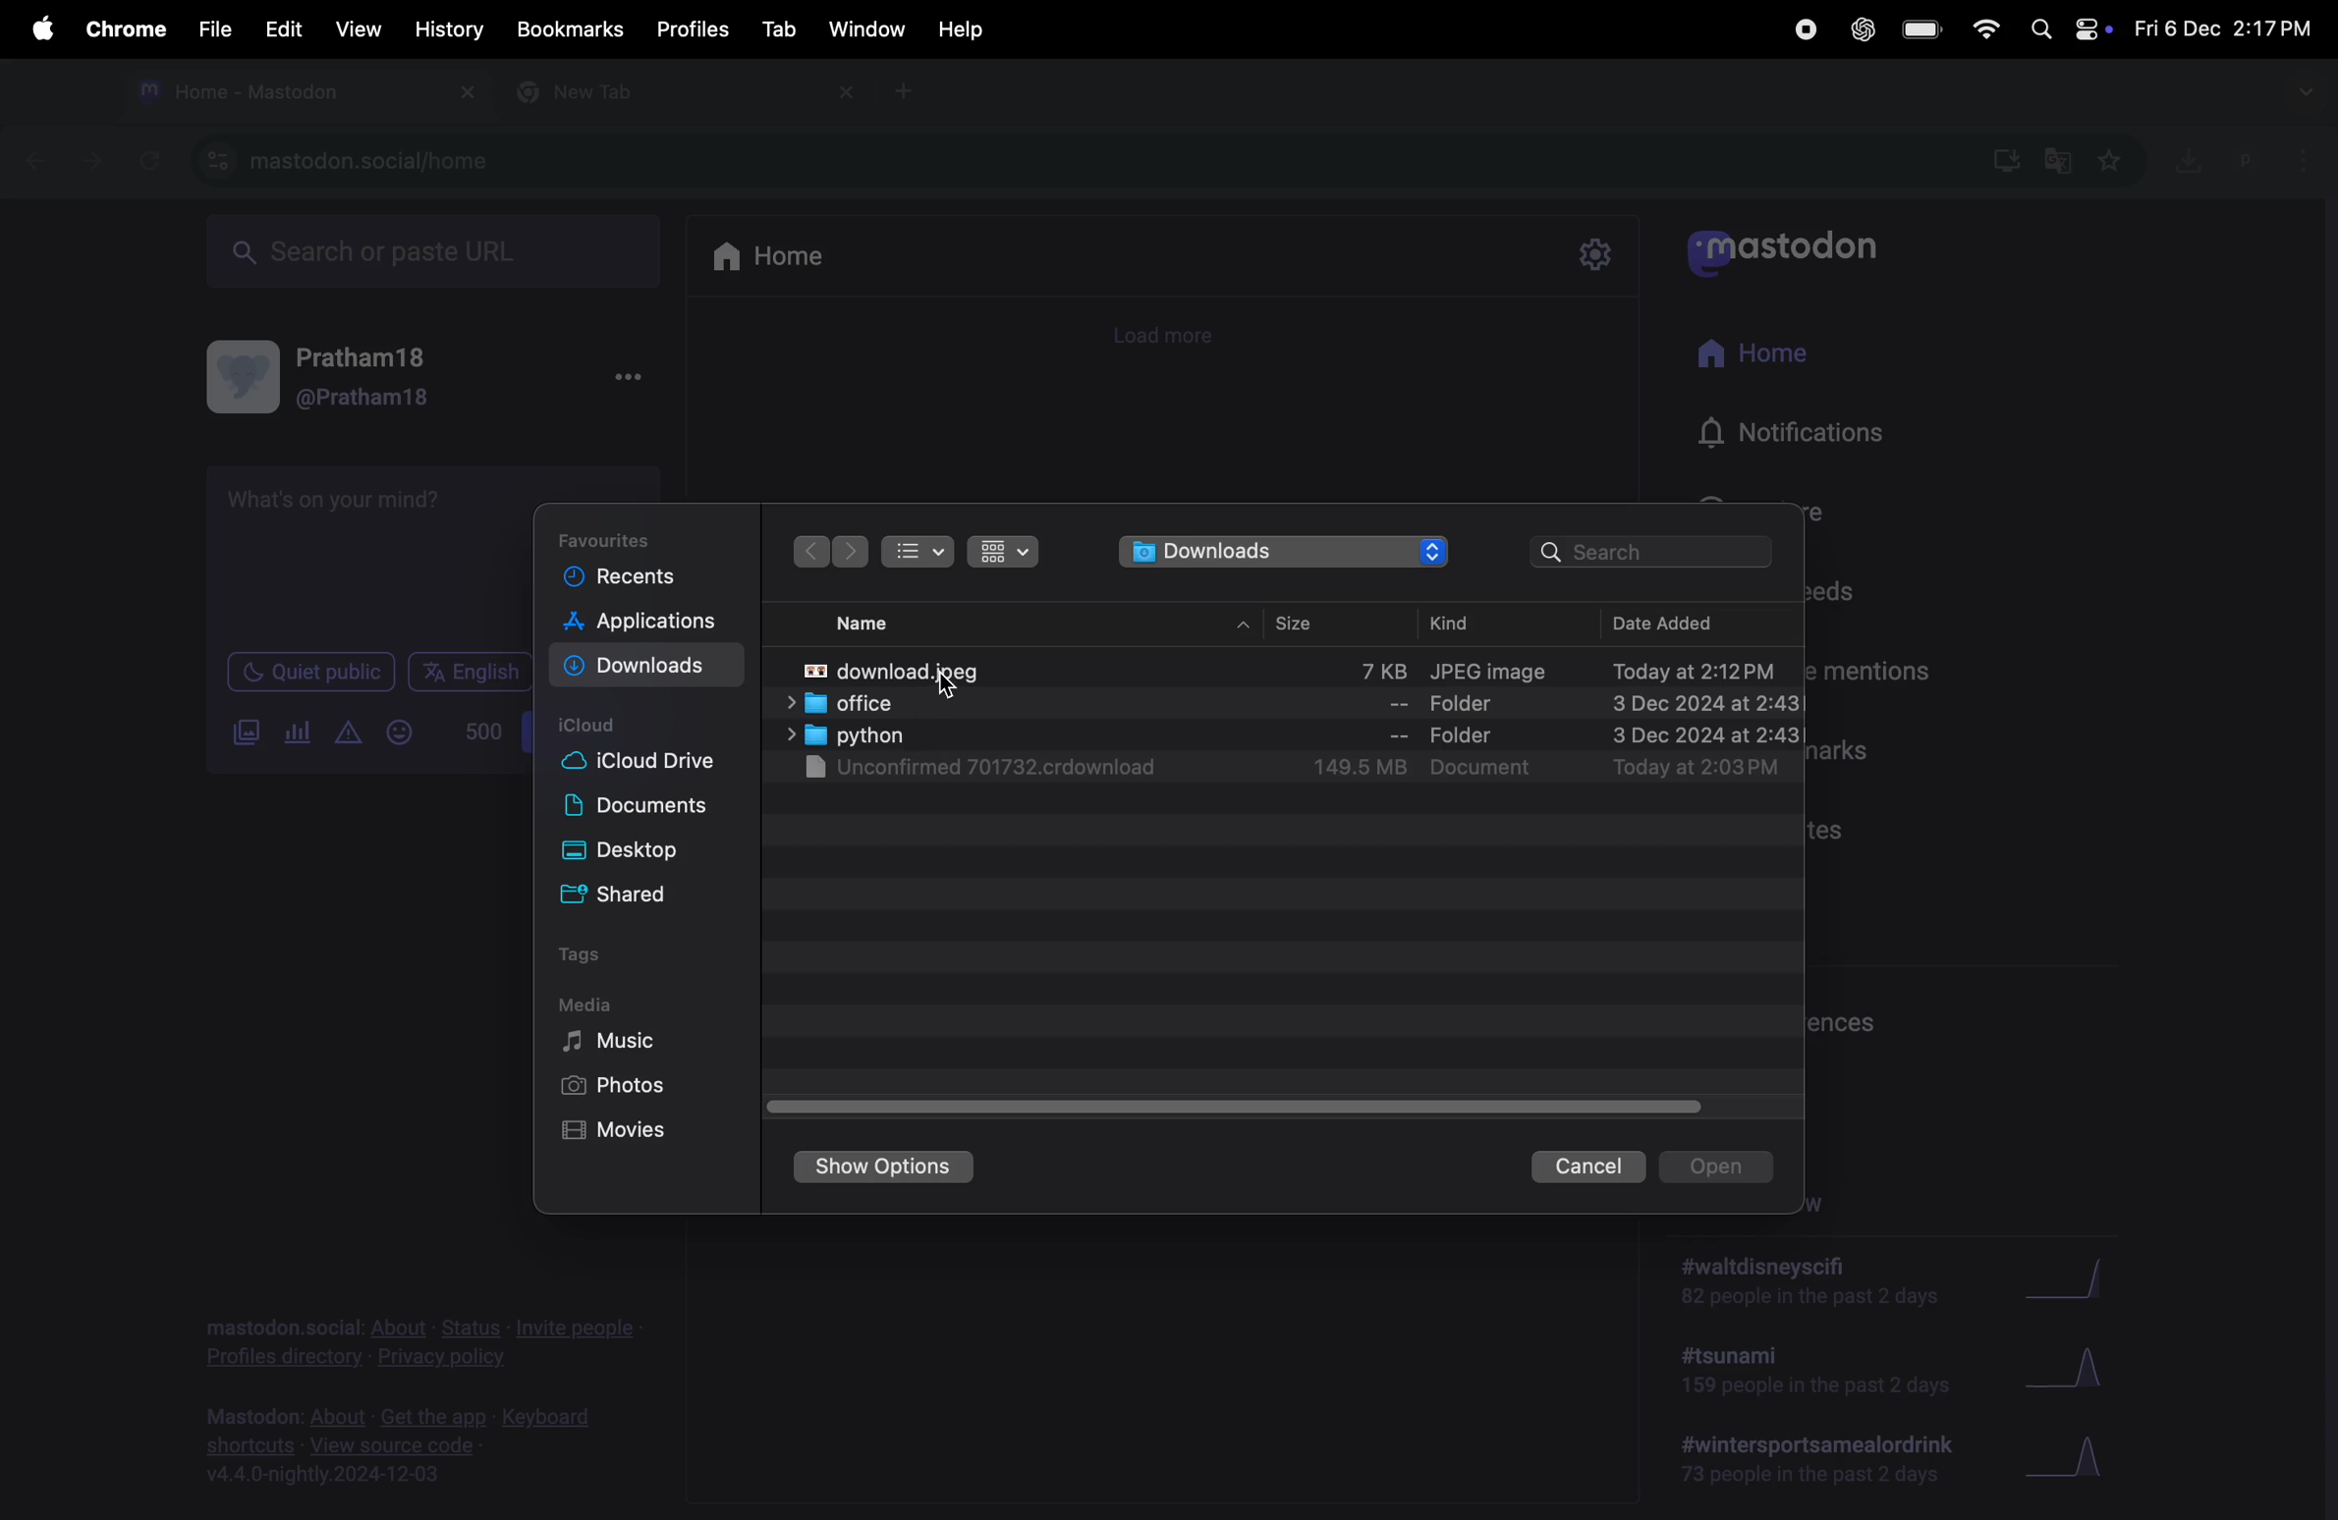 This screenshot has width=2338, height=1520. What do you see at coordinates (913, 91) in the screenshot?
I see `new tab` at bounding box center [913, 91].